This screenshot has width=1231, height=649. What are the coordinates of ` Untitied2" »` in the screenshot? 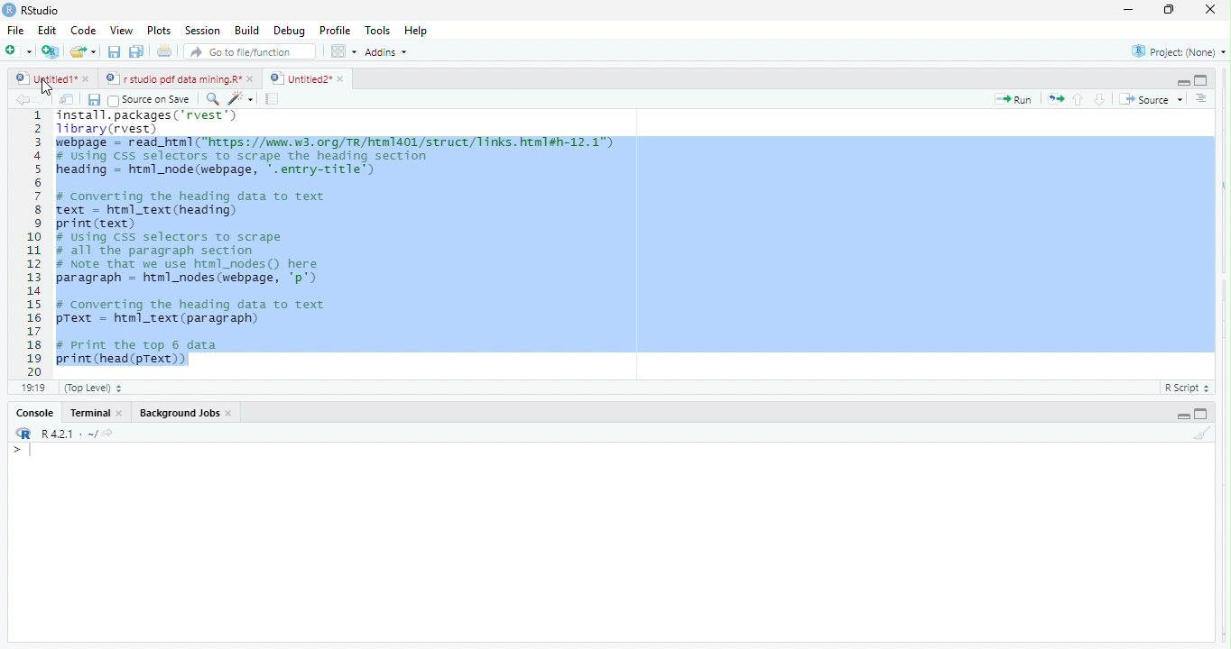 It's located at (304, 79).